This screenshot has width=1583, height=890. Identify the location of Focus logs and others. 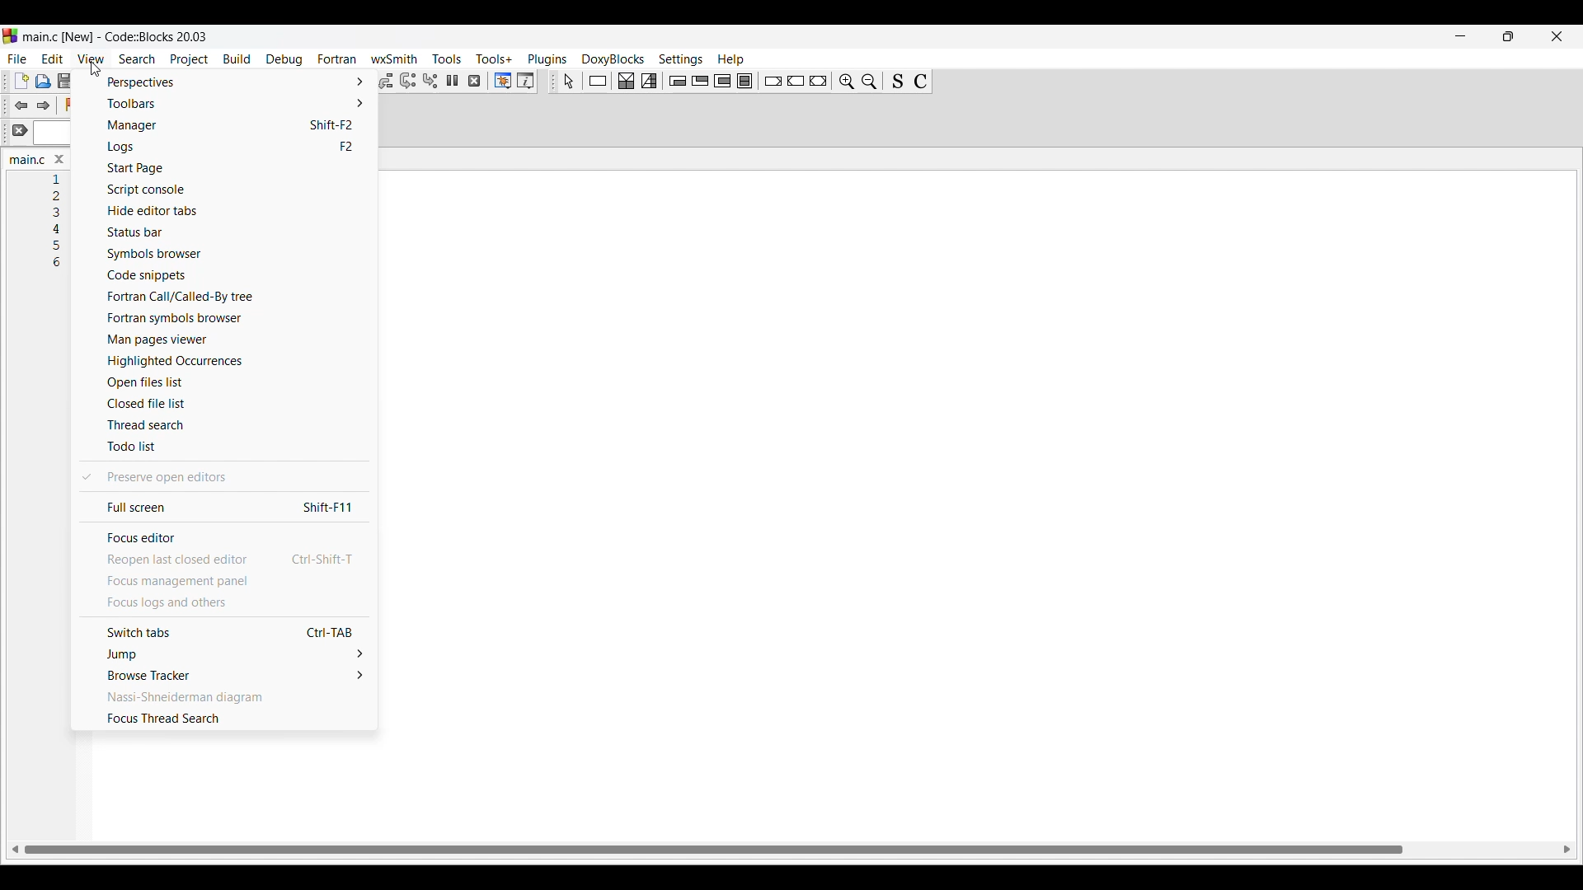
(222, 604).